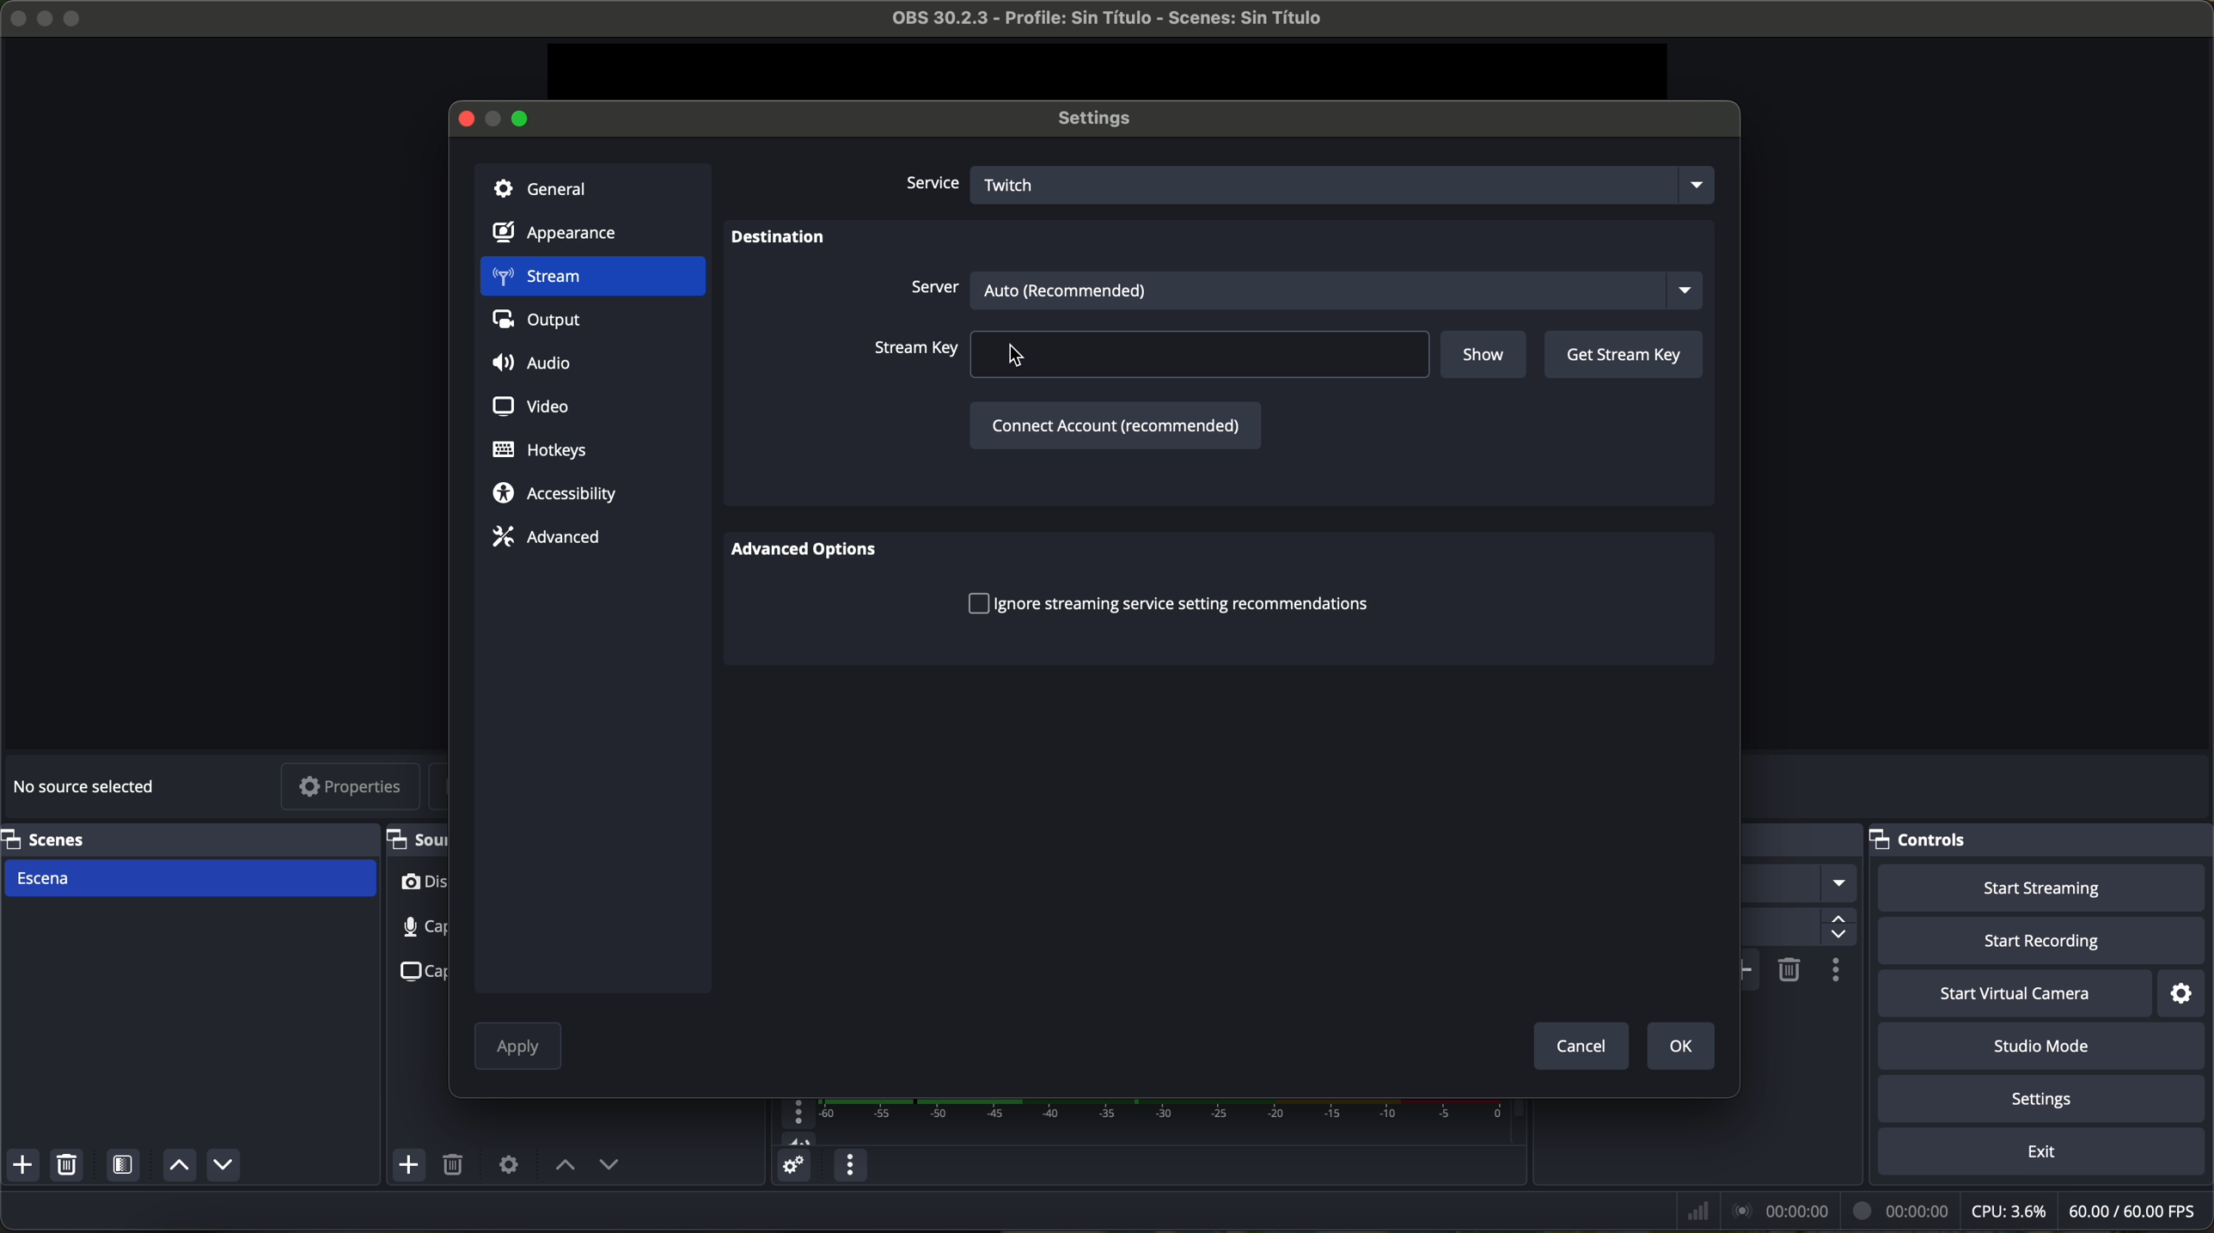 The height and width of the screenshot is (1233, 2214). What do you see at coordinates (847, 1166) in the screenshot?
I see `audio mixer menu` at bounding box center [847, 1166].